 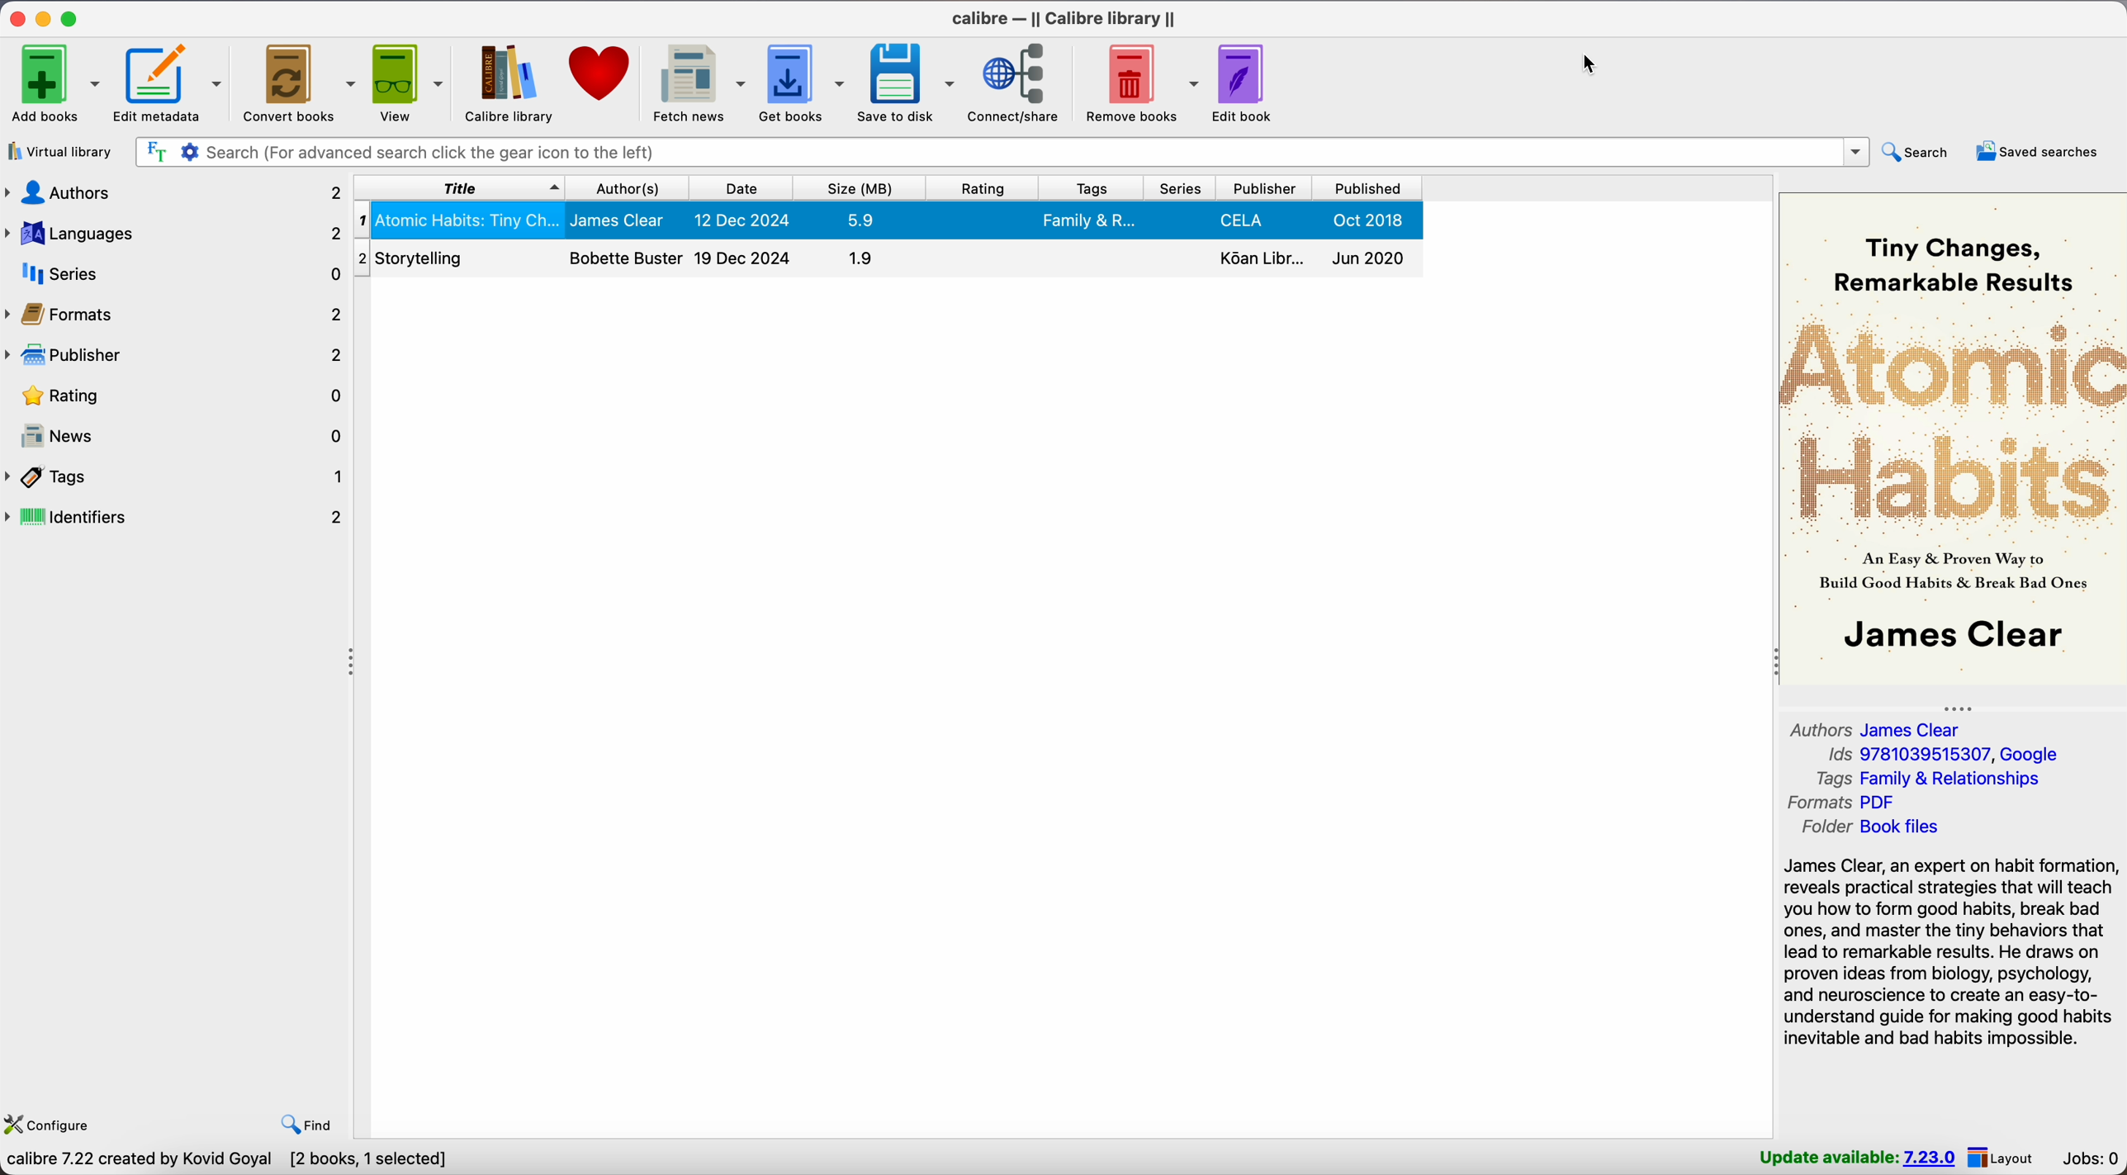 I want to click on languages, so click(x=176, y=233).